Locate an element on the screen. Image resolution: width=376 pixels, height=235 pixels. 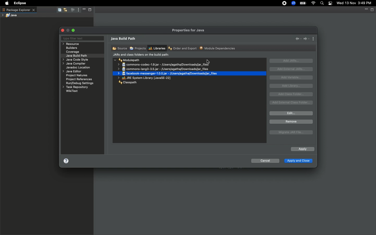
Forward is located at coordinates (306, 39).